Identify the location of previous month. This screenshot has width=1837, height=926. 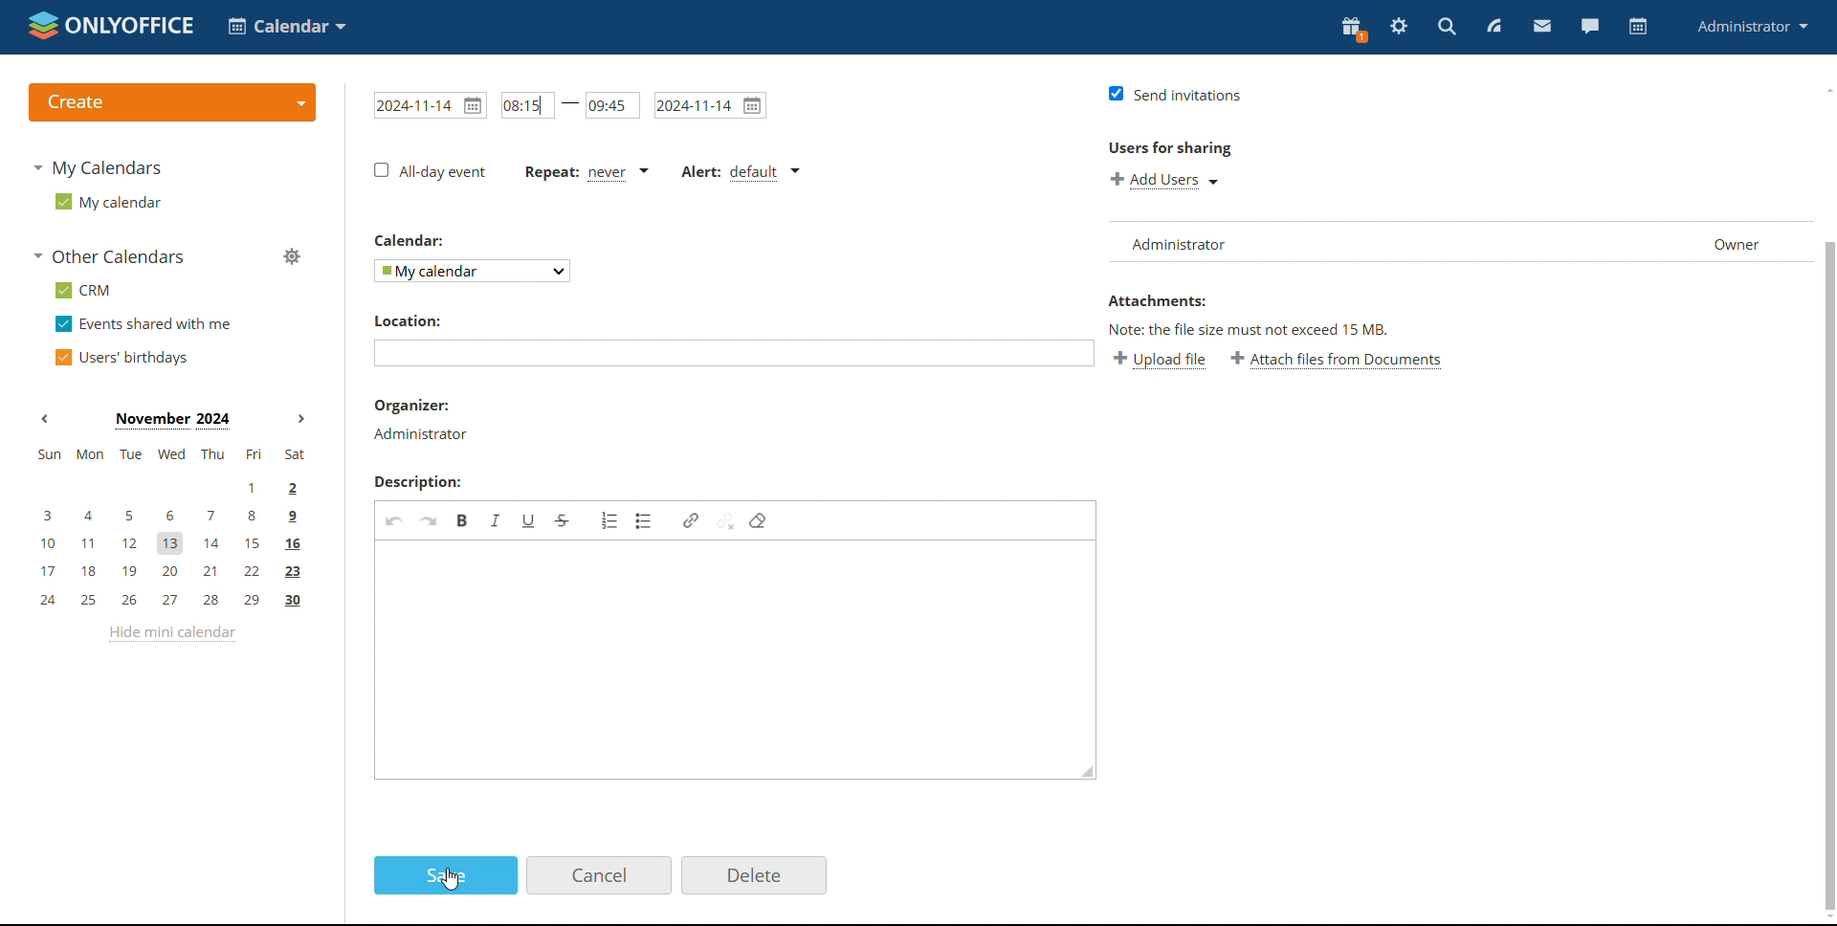
(48, 419).